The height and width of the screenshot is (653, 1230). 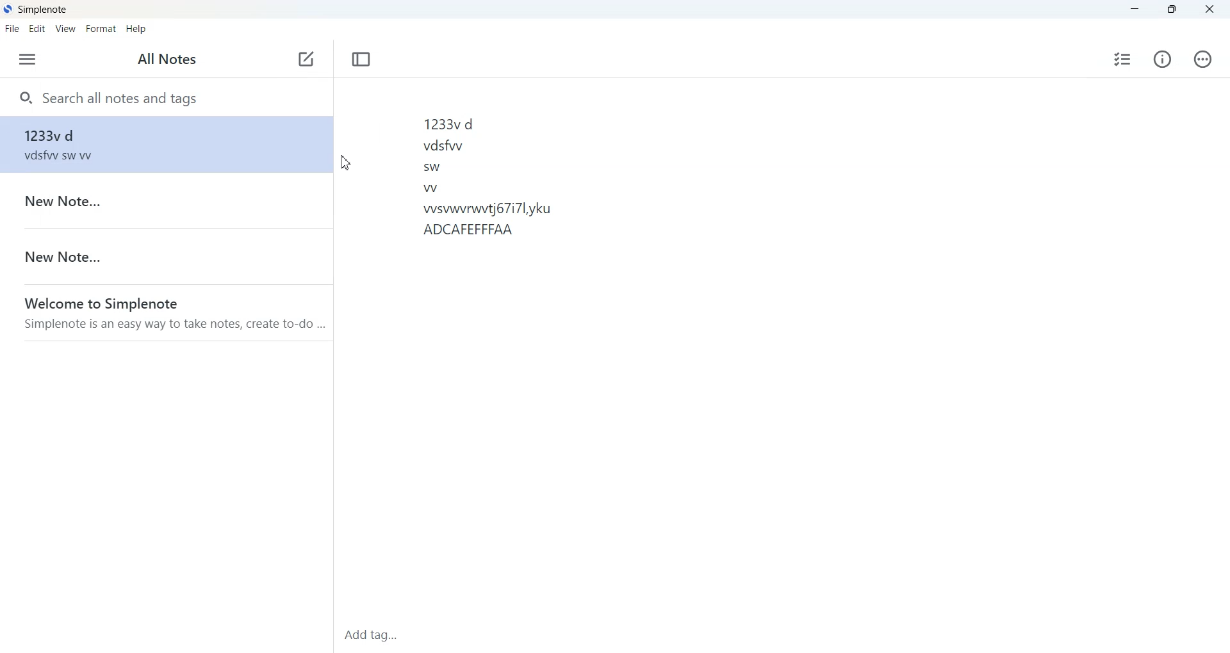 I want to click on Cursor, so click(x=346, y=163).